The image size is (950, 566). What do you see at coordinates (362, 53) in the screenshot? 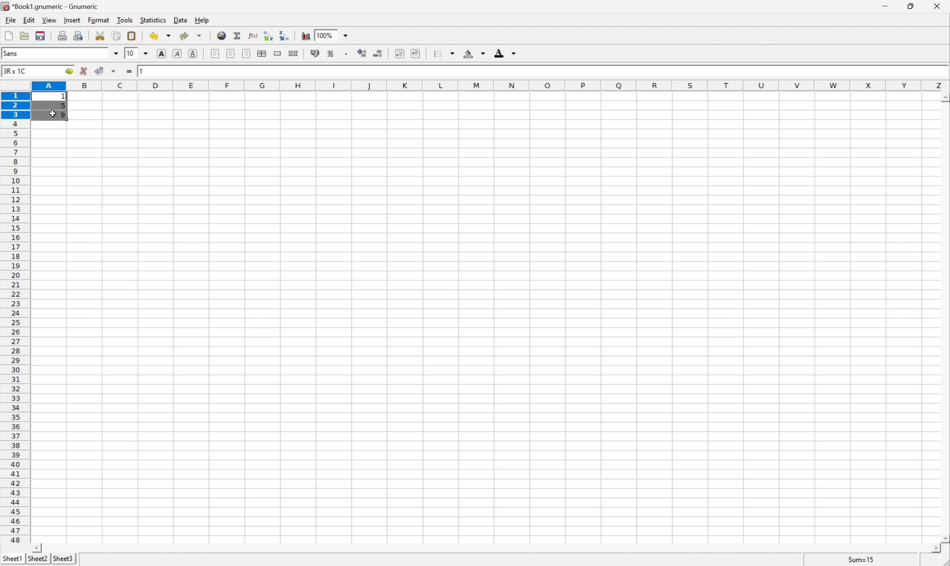
I see `increase number of decimals` at bounding box center [362, 53].